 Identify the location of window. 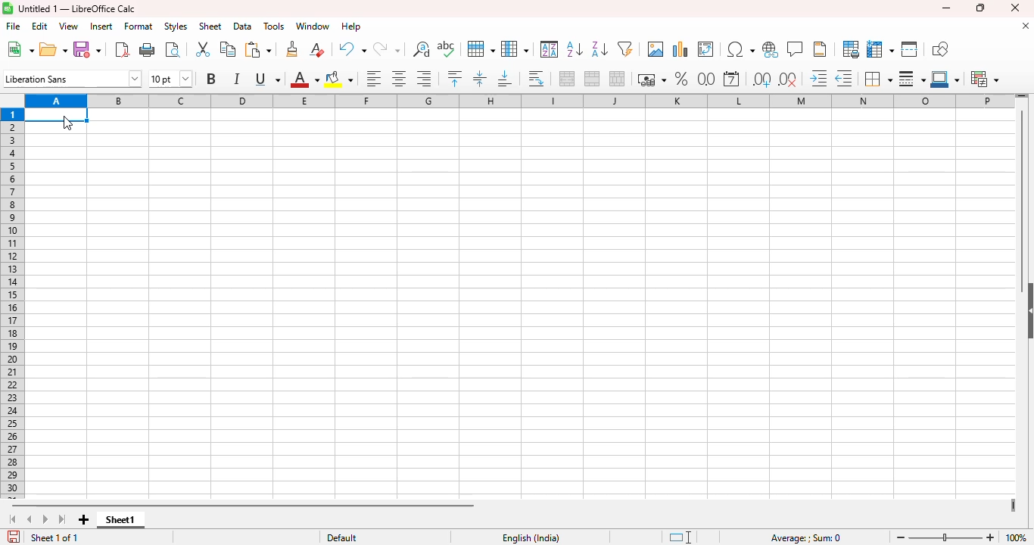
(313, 26).